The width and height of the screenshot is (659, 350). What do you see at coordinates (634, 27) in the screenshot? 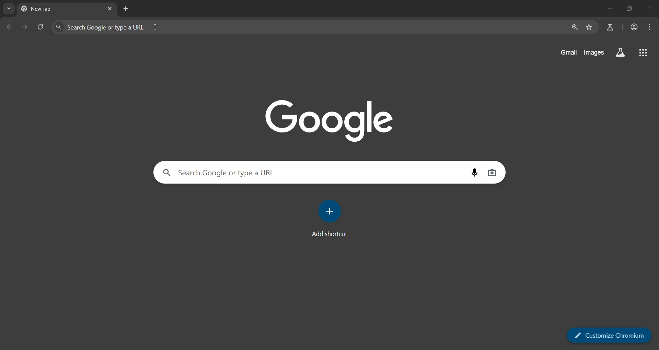
I see `accounts` at bounding box center [634, 27].